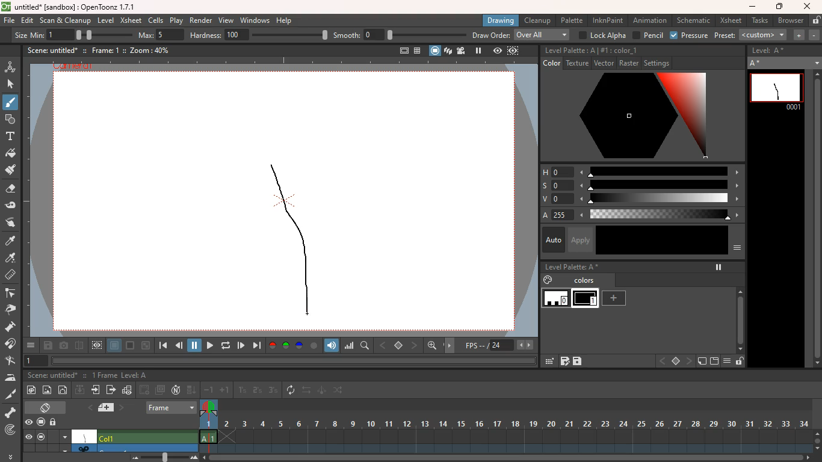 Image resolution: width=822 pixels, height=462 pixels. Describe the element at coordinates (176, 391) in the screenshot. I see `n` at that location.